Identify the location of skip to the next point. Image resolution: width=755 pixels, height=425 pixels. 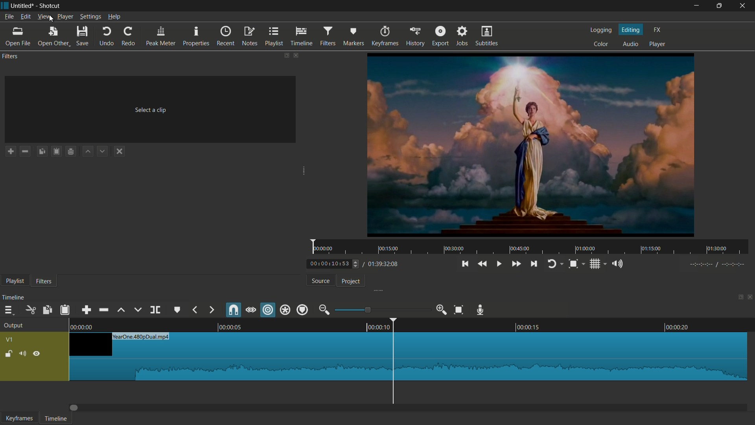
(534, 264).